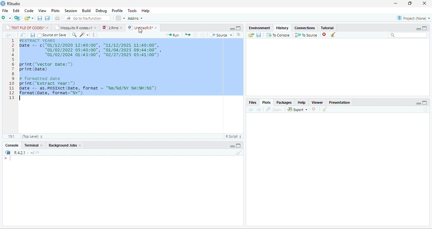 The height and width of the screenshot is (229, 432). What do you see at coordinates (317, 102) in the screenshot?
I see `Viewer` at bounding box center [317, 102].